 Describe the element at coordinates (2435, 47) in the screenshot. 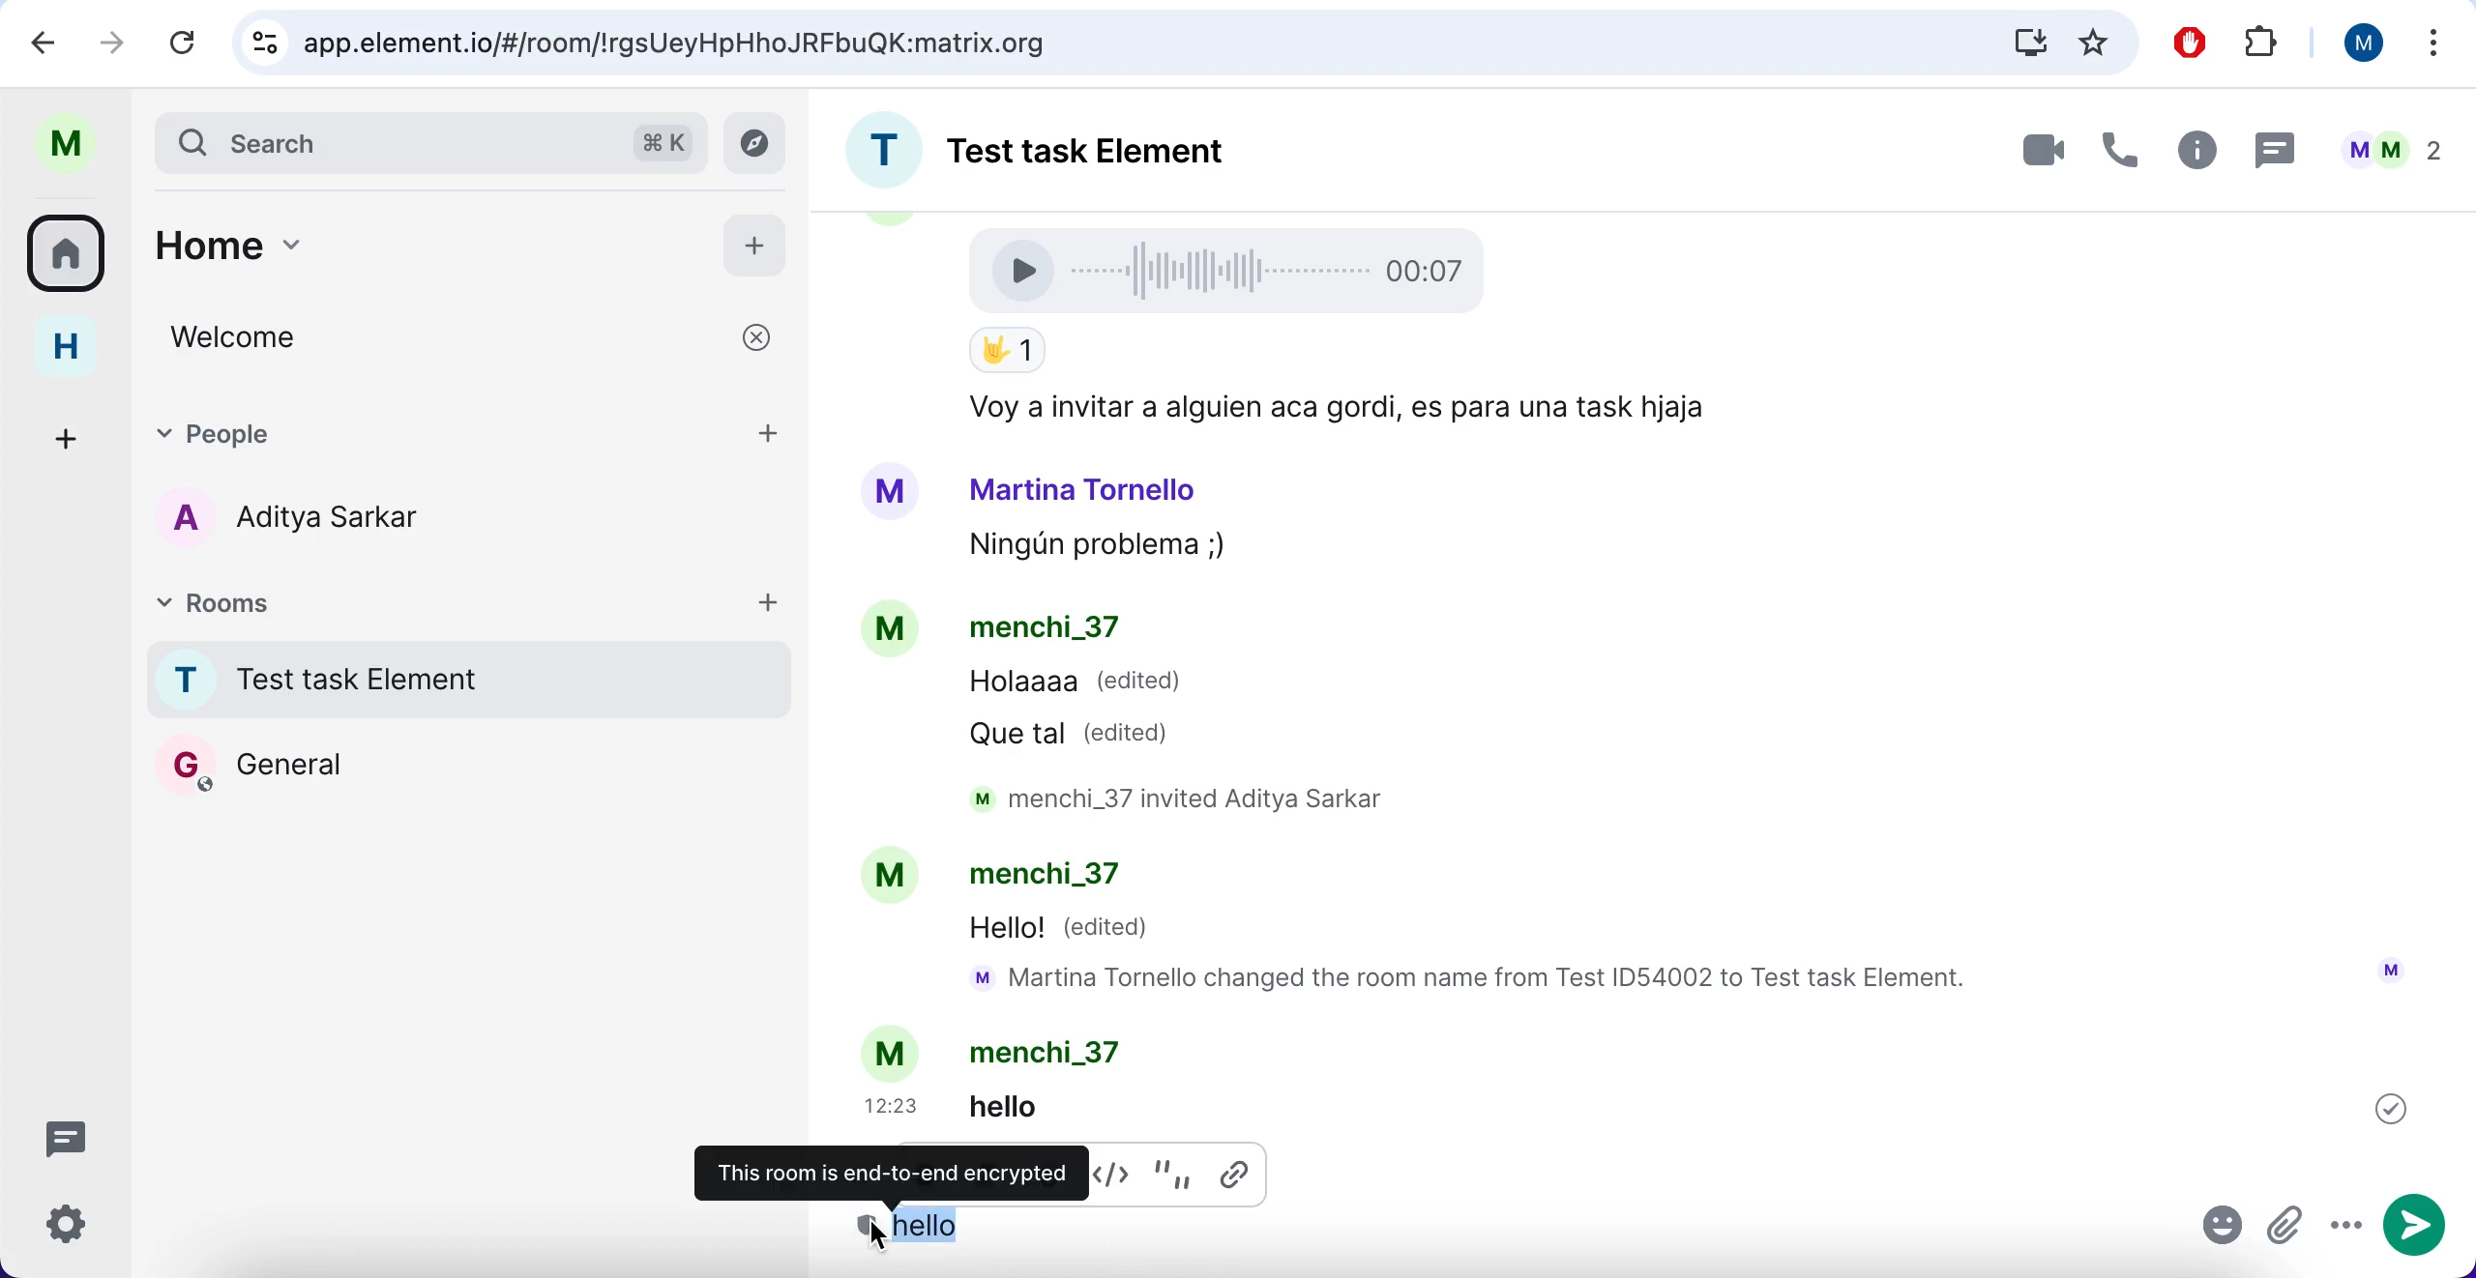

I see `more options` at that location.